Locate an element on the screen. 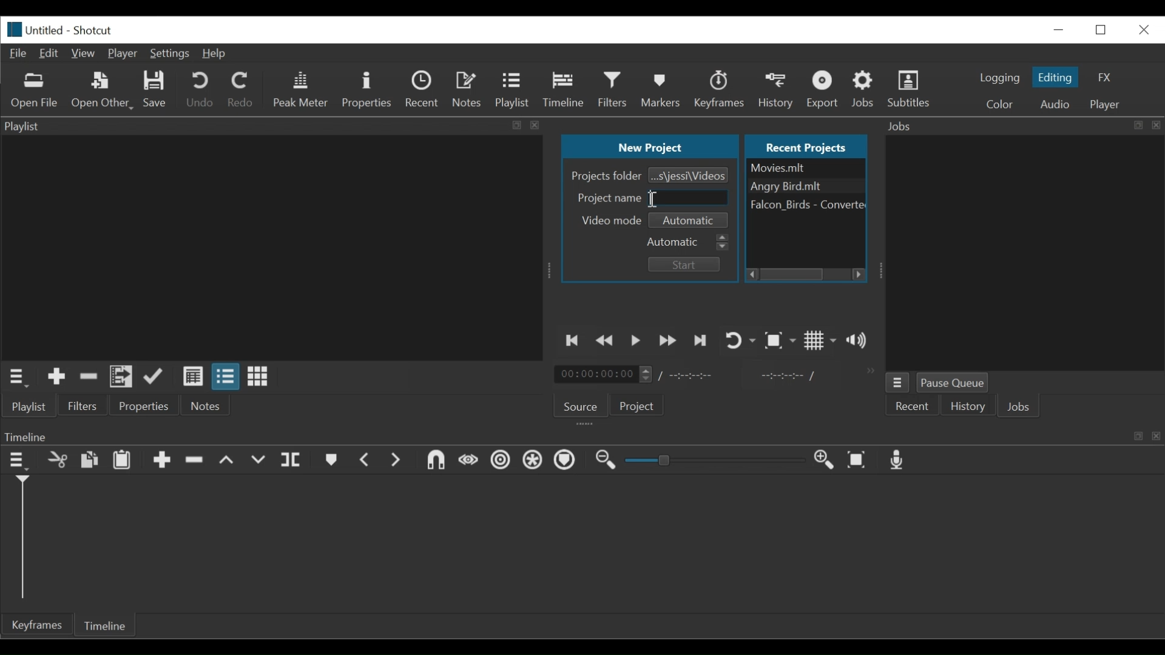 This screenshot has width=1165, height=655. Player is located at coordinates (123, 53).